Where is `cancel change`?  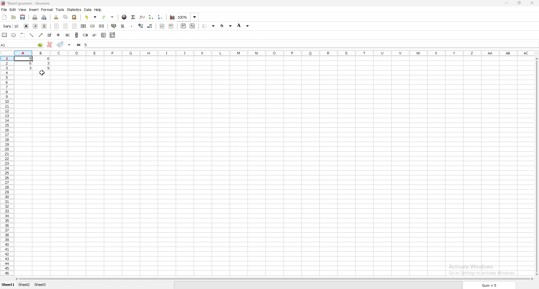 cancel change is located at coordinates (49, 45).